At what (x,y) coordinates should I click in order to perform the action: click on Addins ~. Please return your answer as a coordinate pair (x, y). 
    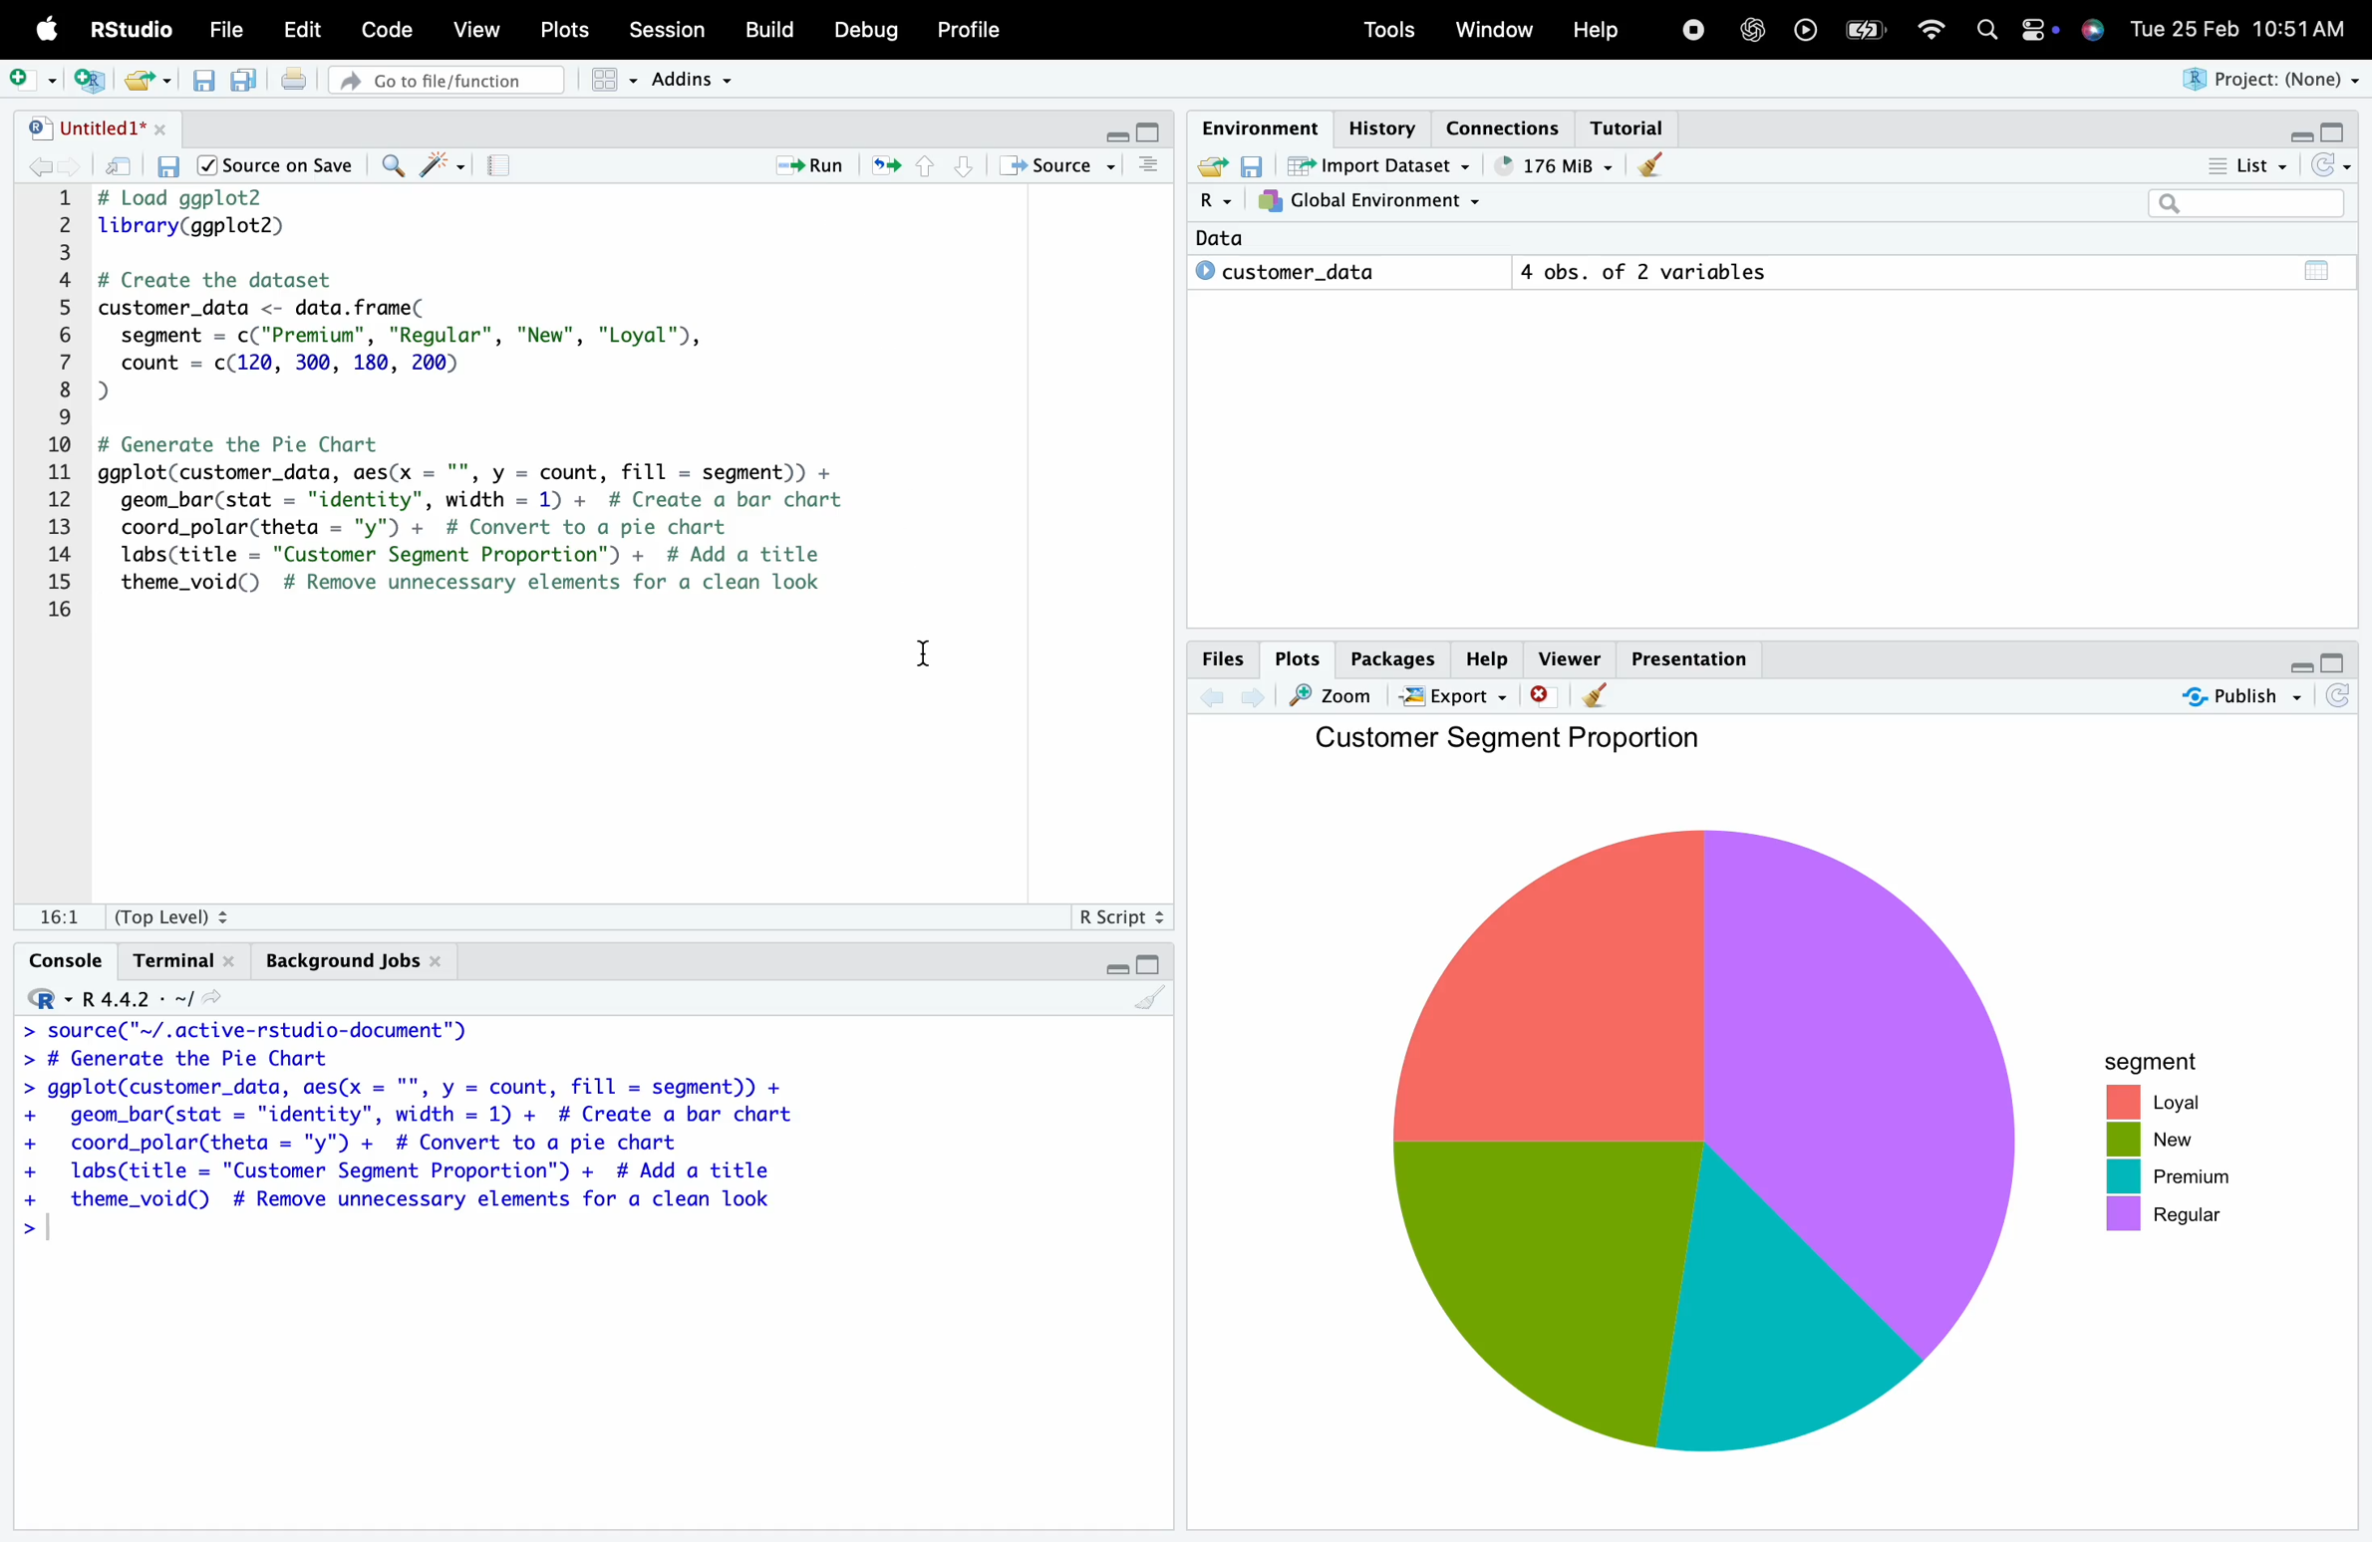
    Looking at the image, I should click on (698, 82).